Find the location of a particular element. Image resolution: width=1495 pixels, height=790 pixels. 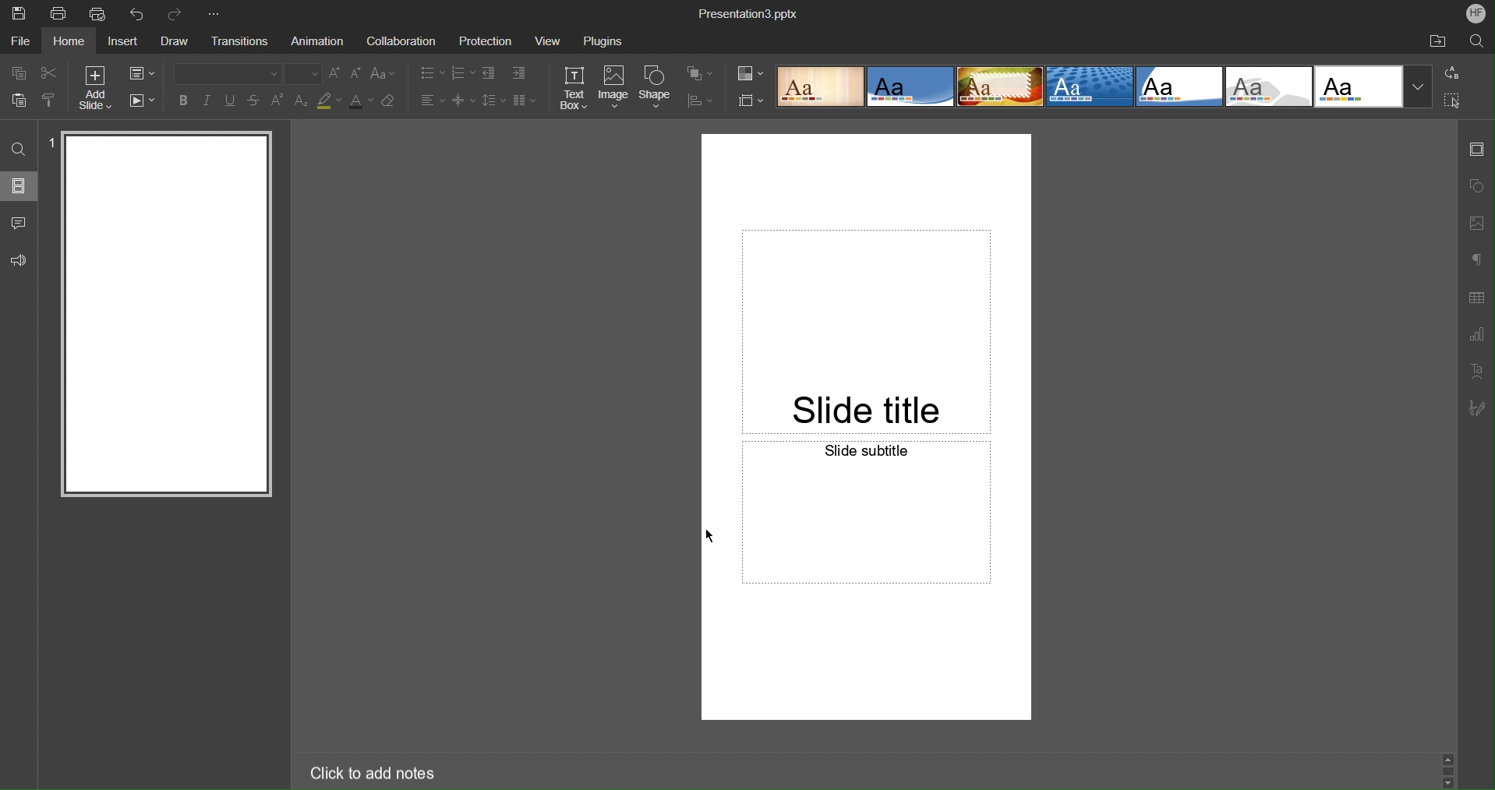

Alignment is located at coordinates (431, 100).